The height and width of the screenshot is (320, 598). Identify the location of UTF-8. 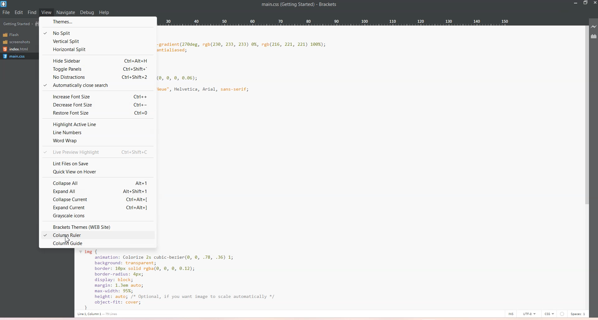
(529, 313).